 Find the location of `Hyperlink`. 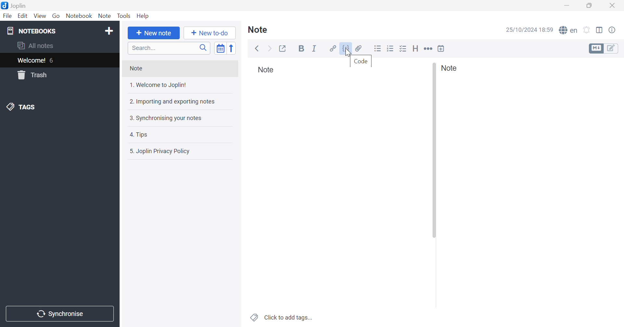

Hyperlink is located at coordinates (332, 48).